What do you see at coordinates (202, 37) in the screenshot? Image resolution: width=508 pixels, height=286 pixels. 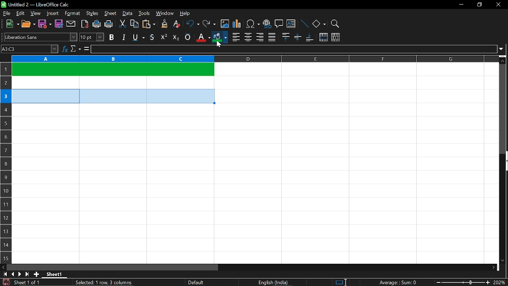 I see `text color` at bounding box center [202, 37].